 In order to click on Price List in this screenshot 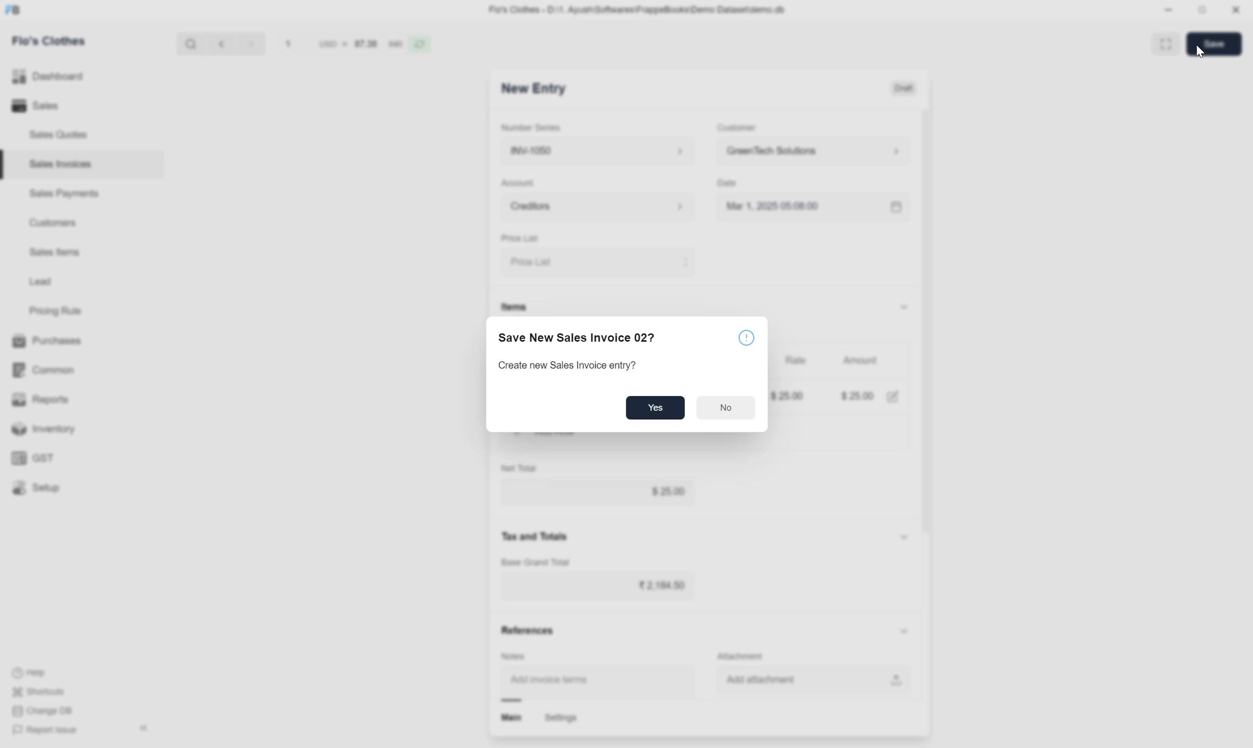, I will do `click(518, 238)`.